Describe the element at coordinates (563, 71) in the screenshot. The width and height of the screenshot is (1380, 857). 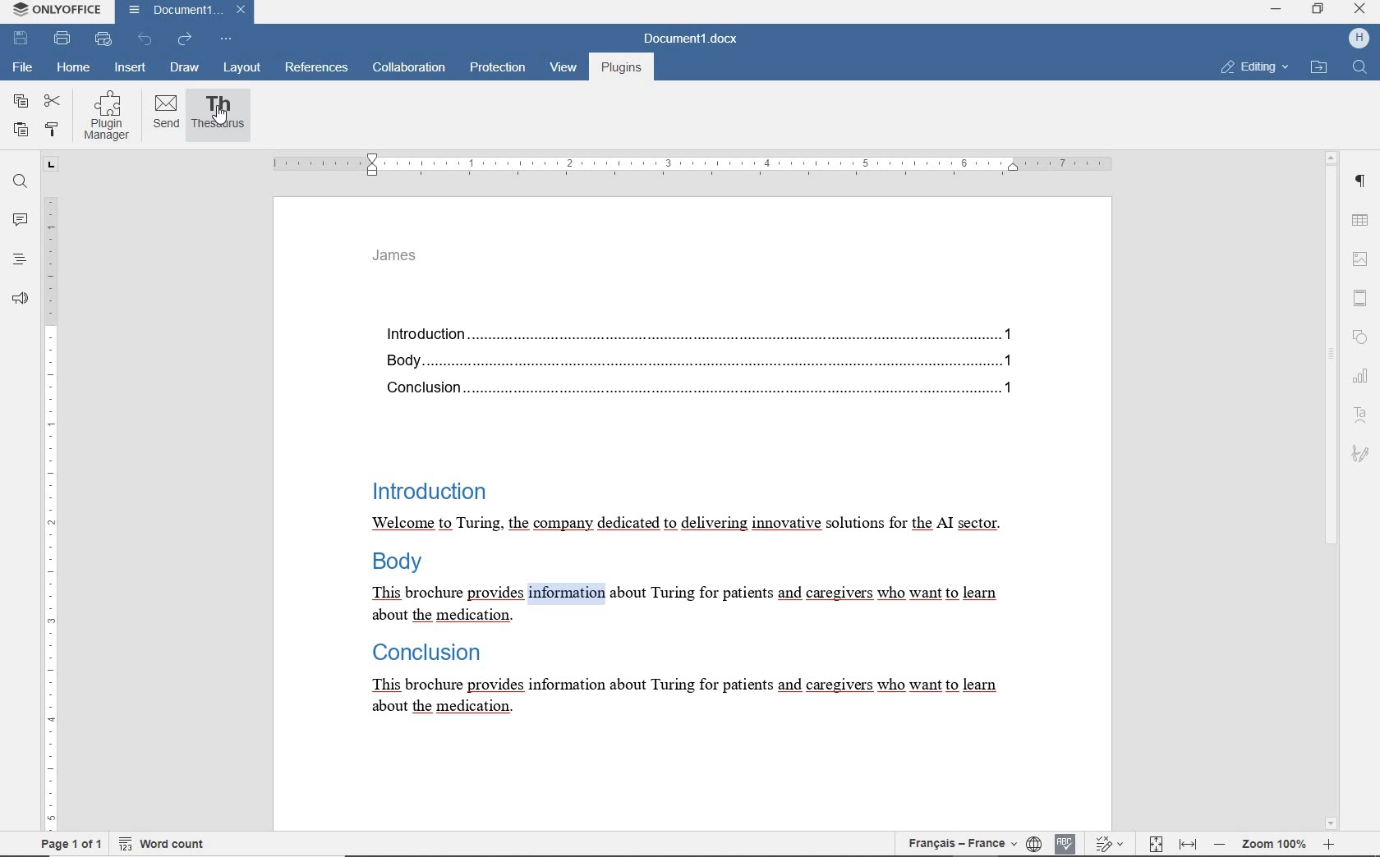
I see `VIEW` at that location.